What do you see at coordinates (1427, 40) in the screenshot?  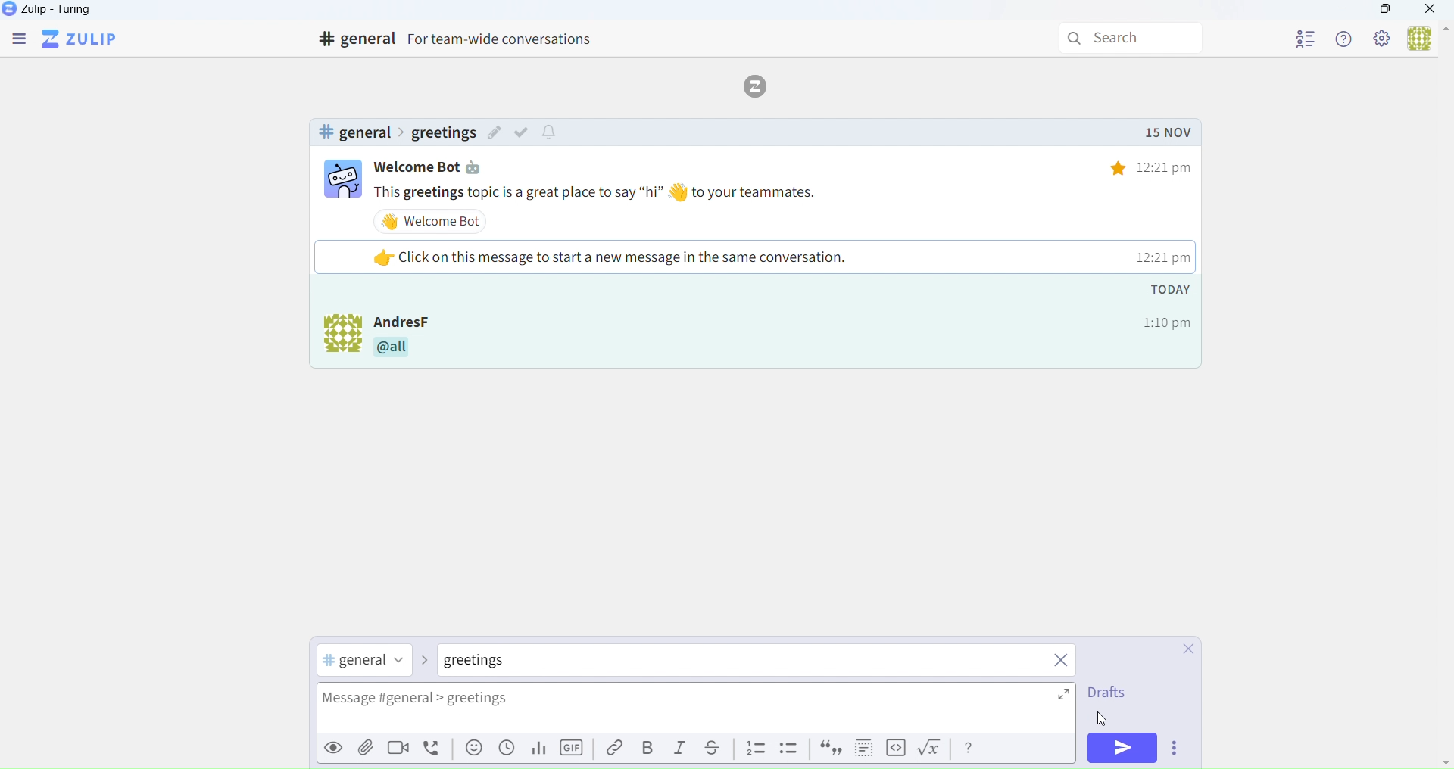 I see `Users` at bounding box center [1427, 40].